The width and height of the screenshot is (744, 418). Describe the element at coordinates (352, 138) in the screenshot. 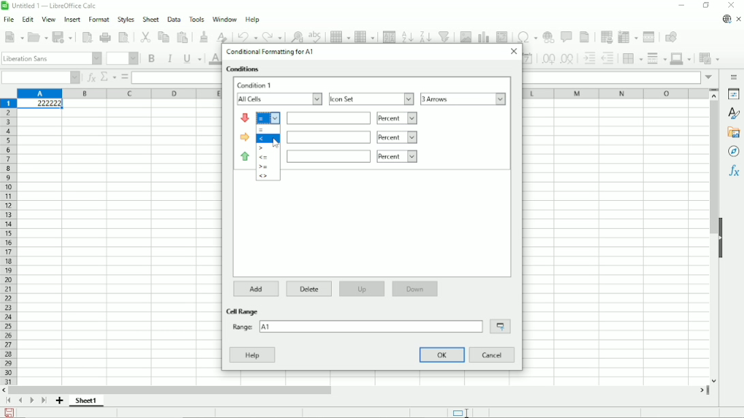

I see `percent` at that location.